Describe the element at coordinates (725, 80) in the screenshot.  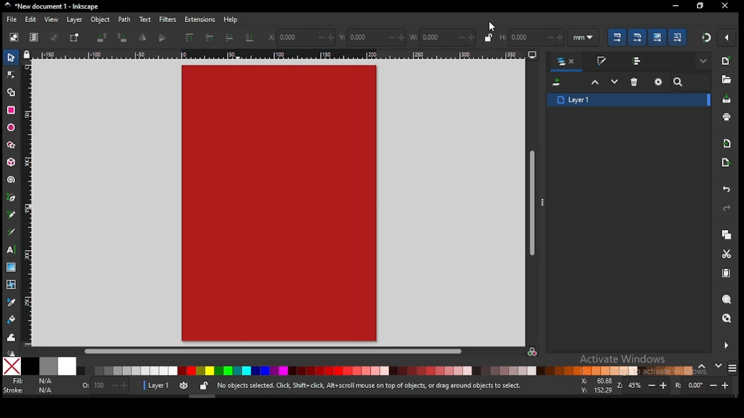
I see `open` at that location.